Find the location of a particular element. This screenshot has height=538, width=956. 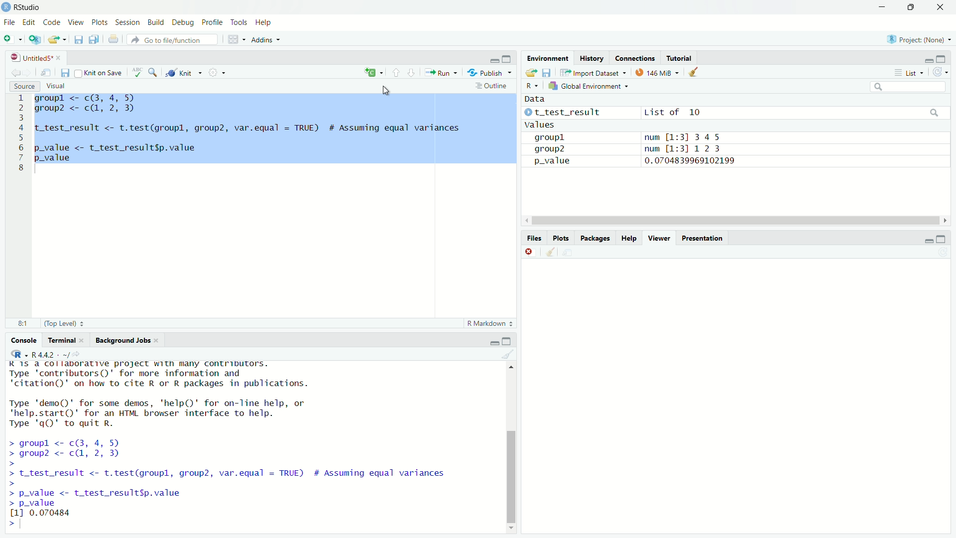

minimise is located at coordinates (495, 341).